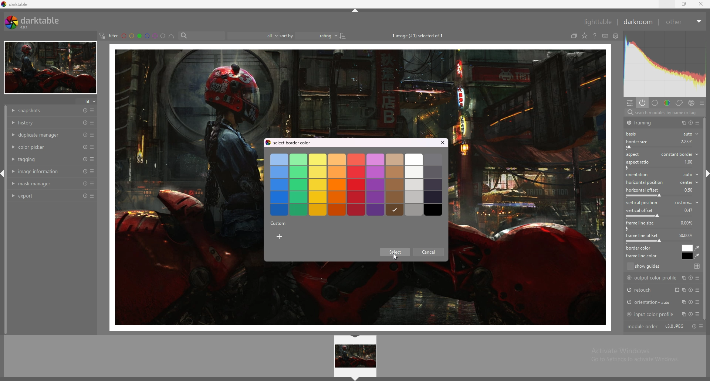 This screenshot has height=381, width=710. I want to click on image preview, so click(356, 356).